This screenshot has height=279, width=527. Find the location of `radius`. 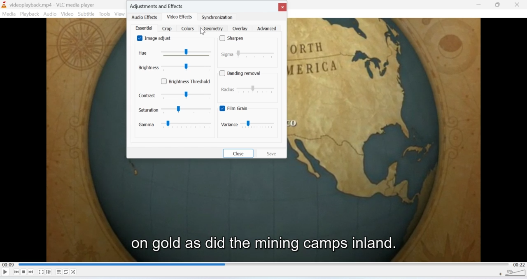

radius is located at coordinates (248, 91).